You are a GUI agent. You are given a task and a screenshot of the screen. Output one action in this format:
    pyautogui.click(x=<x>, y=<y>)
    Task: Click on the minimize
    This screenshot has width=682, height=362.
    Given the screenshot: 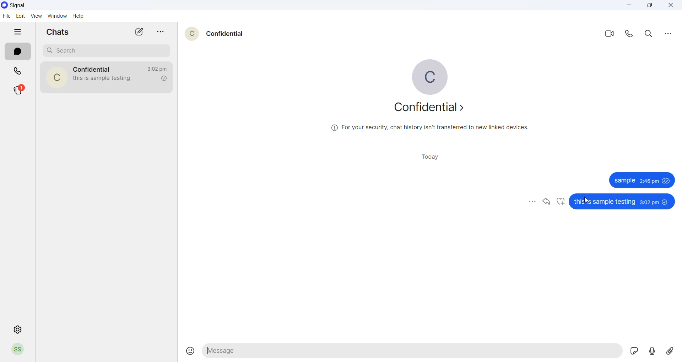 What is the action you would take?
    pyautogui.click(x=629, y=6)
    